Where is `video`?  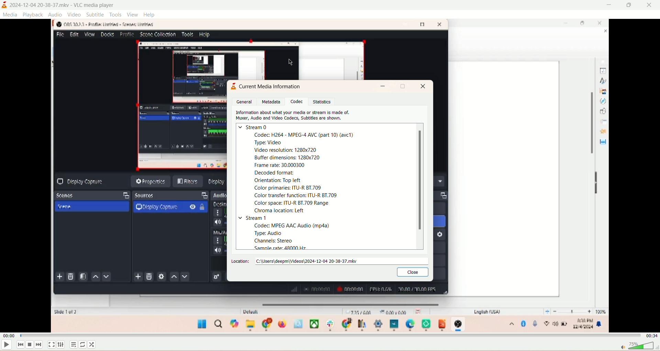 video is located at coordinates (75, 15).